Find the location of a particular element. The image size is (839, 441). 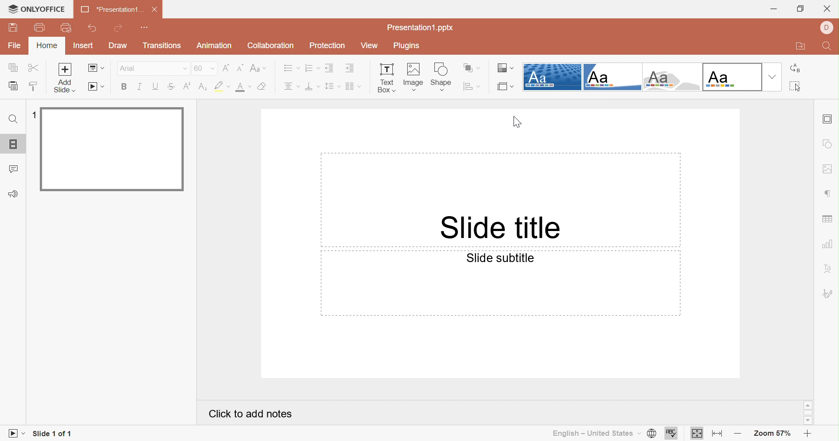

Justified is located at coordinates (352, 87).